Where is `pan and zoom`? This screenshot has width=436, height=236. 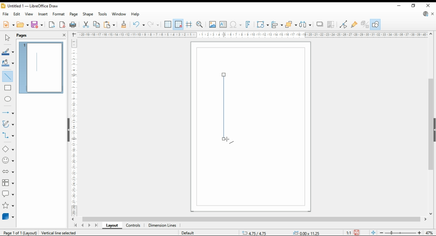
pan and zoom is located at coordinates (200, 24).